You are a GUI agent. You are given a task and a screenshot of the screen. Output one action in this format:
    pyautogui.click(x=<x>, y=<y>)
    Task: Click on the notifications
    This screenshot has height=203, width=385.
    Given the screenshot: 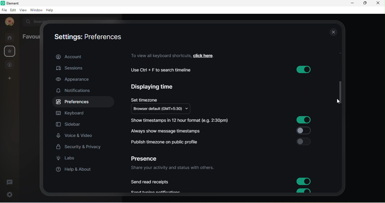 What is the action you would take?
    pyautogui.click(x=76, y=91)
    